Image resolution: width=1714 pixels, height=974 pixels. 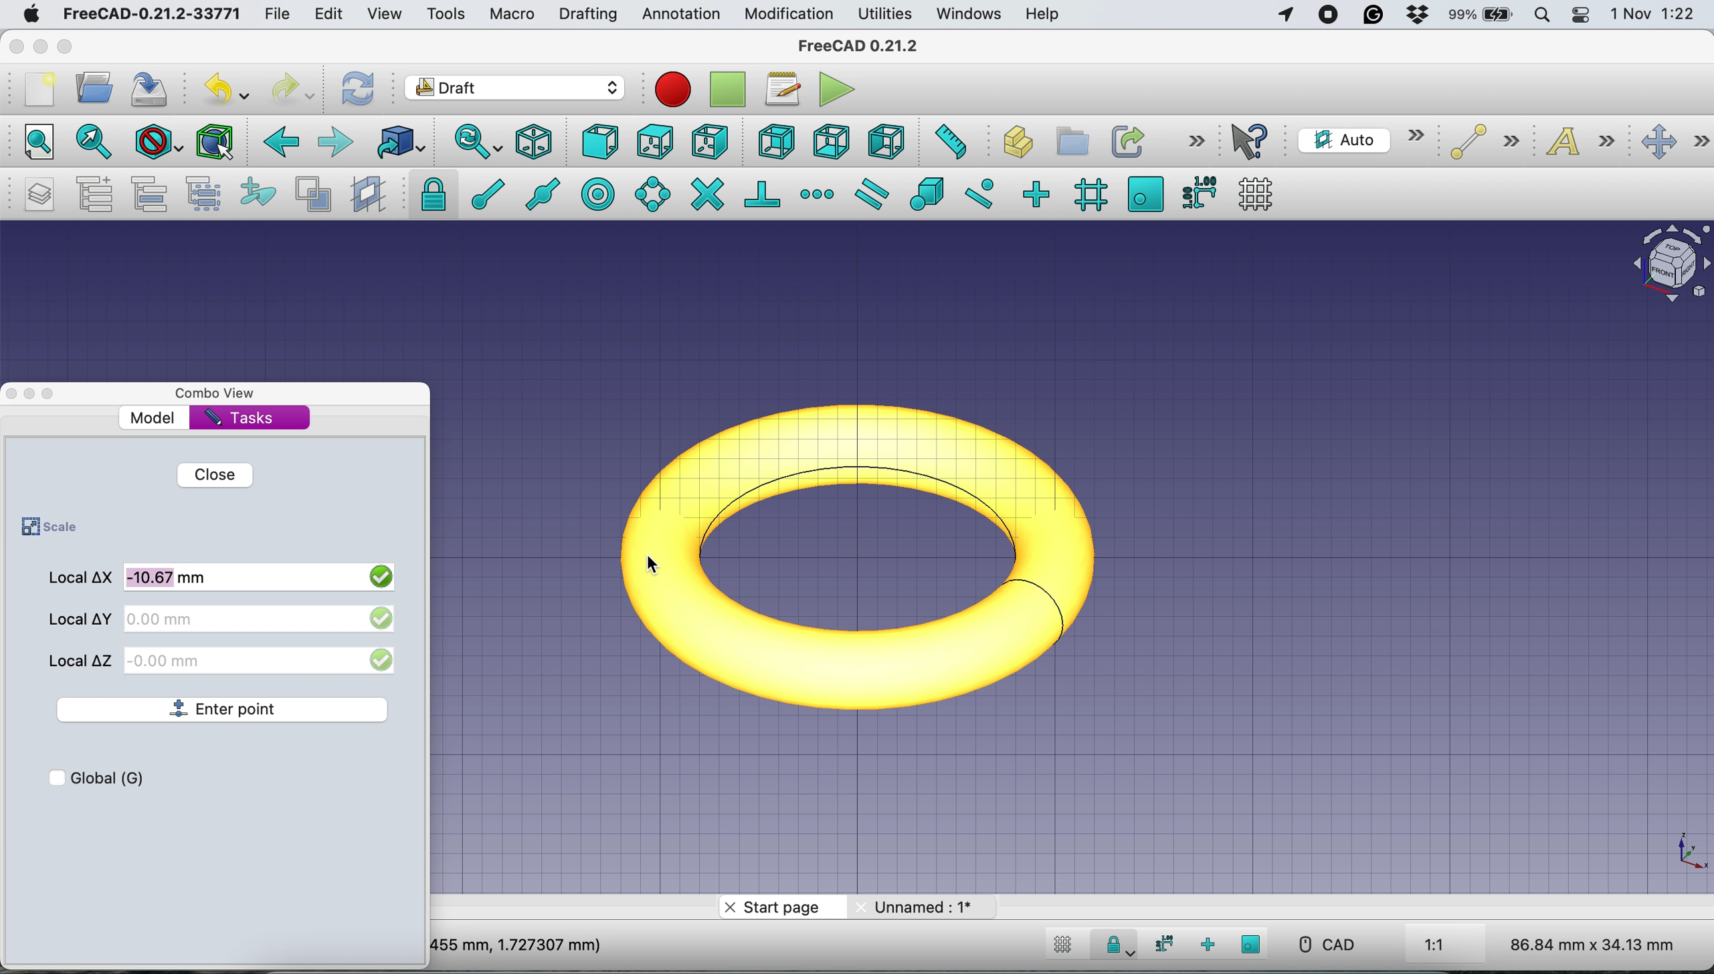 What do you see at coordinates (292, 90) in the screenshot?
I see `redo` at bounding box center [292, 90].